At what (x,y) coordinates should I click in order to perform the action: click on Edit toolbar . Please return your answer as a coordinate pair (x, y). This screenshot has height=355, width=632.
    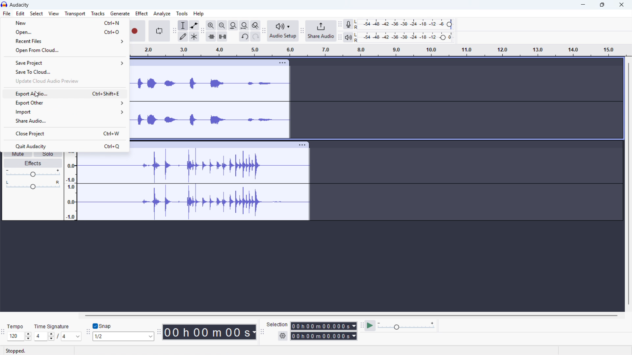
    Looking at the image, I should click on (202, 31).